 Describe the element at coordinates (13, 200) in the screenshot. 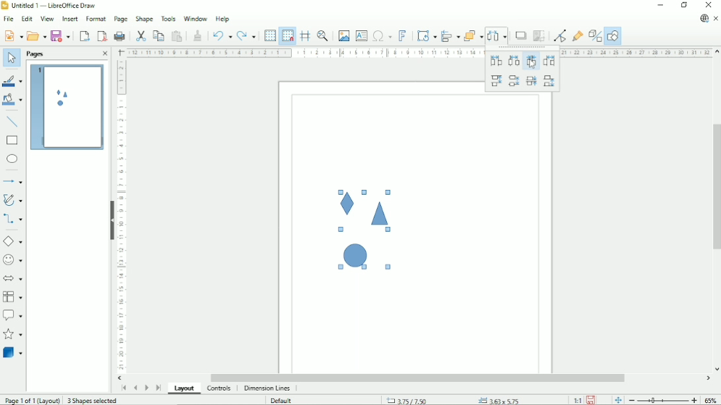

I see `Curves and polygons` at that location.